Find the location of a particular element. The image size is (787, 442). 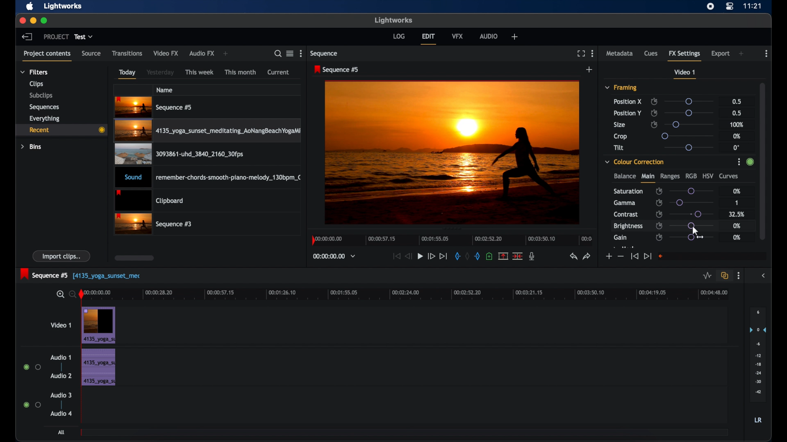

video 1 is located at coordinates (61, 325).